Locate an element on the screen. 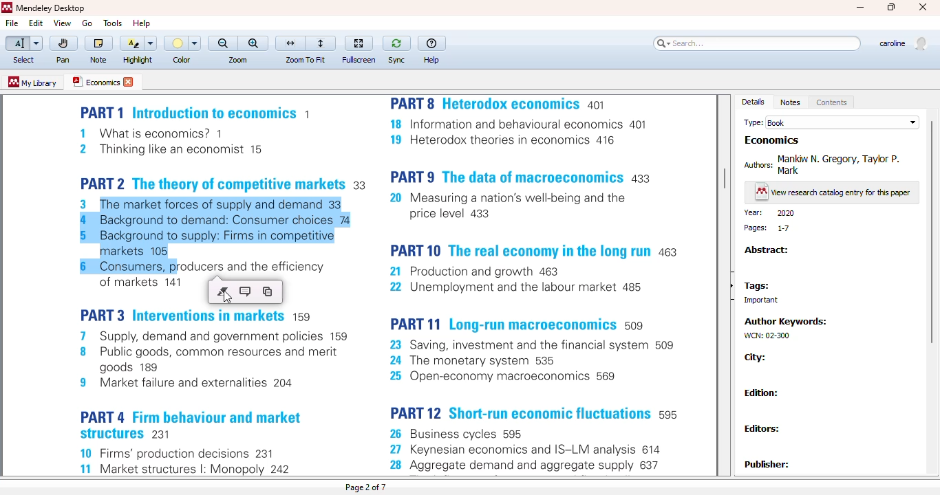 The width and height of the screenshot is (940, 495). details is located at coordinates (754, 102).